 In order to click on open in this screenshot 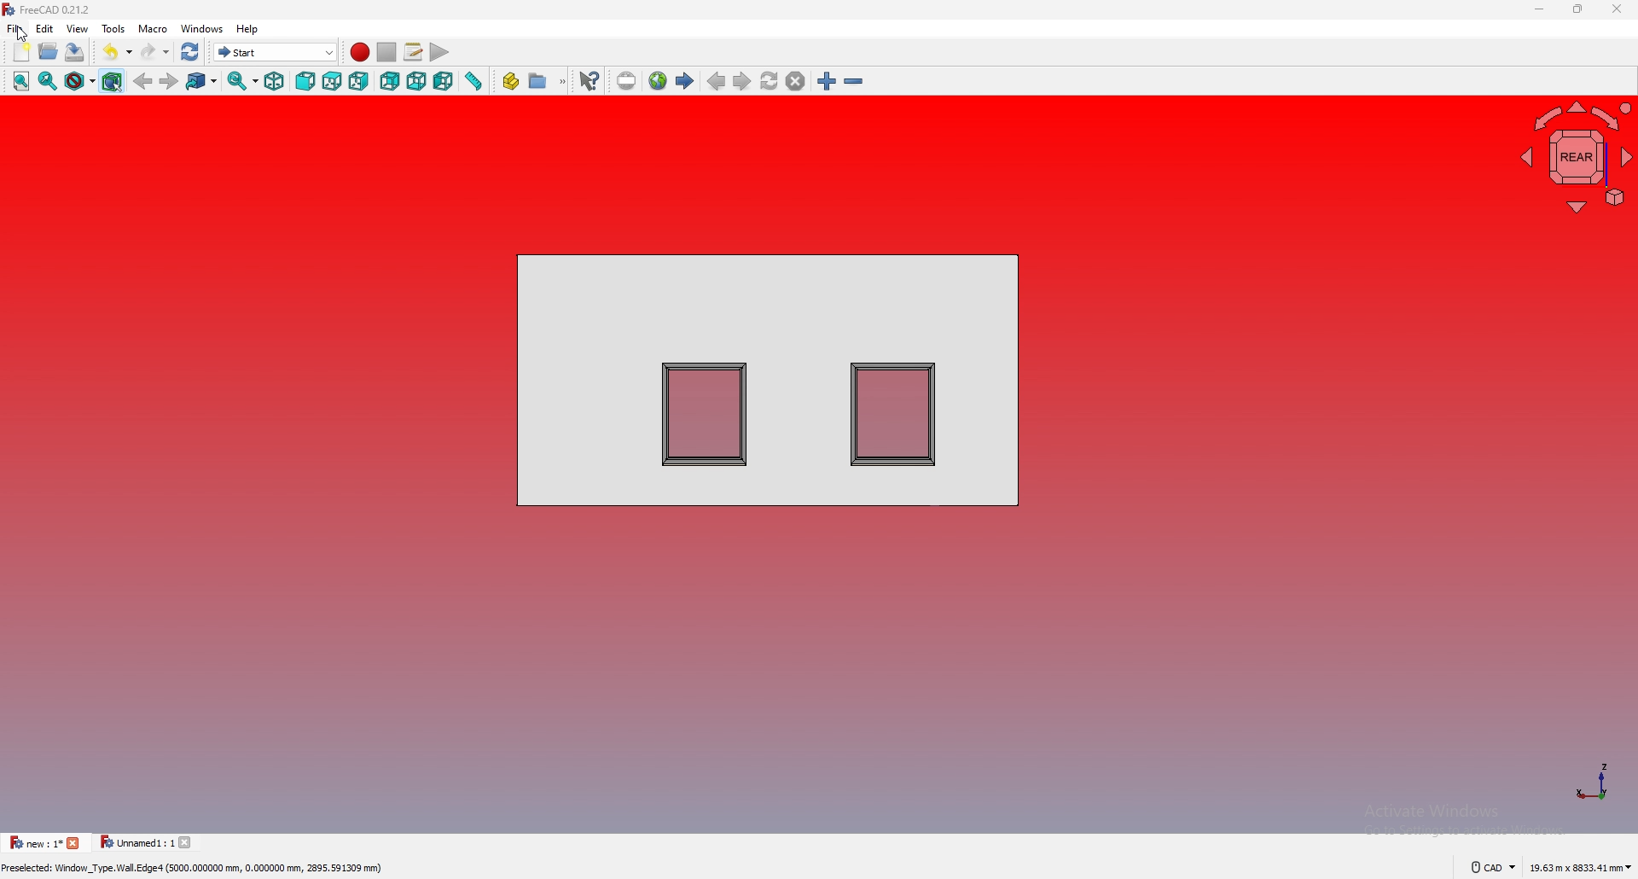, I will do `click(49, 51)`.